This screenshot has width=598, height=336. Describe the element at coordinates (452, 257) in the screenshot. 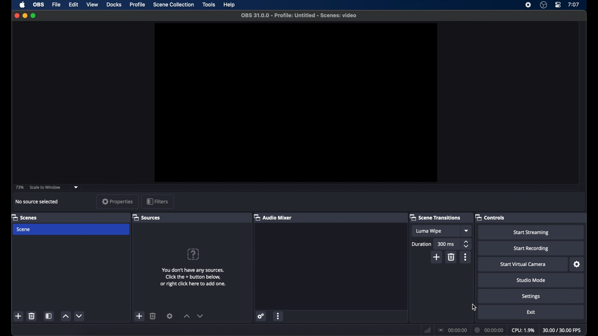

I see `delete` at that location.